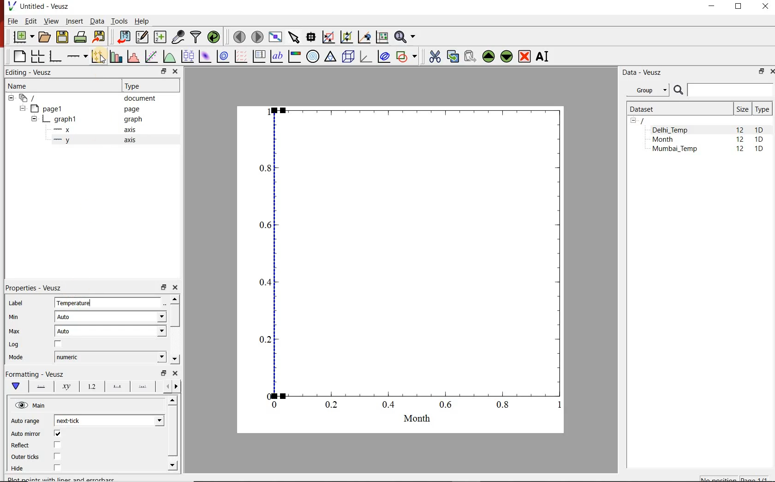 This screenshot has height=482, width=775. What do you see at coordinates (110, 331) in the screenshot?
I see `Auto` at bounding box center [110, 331].